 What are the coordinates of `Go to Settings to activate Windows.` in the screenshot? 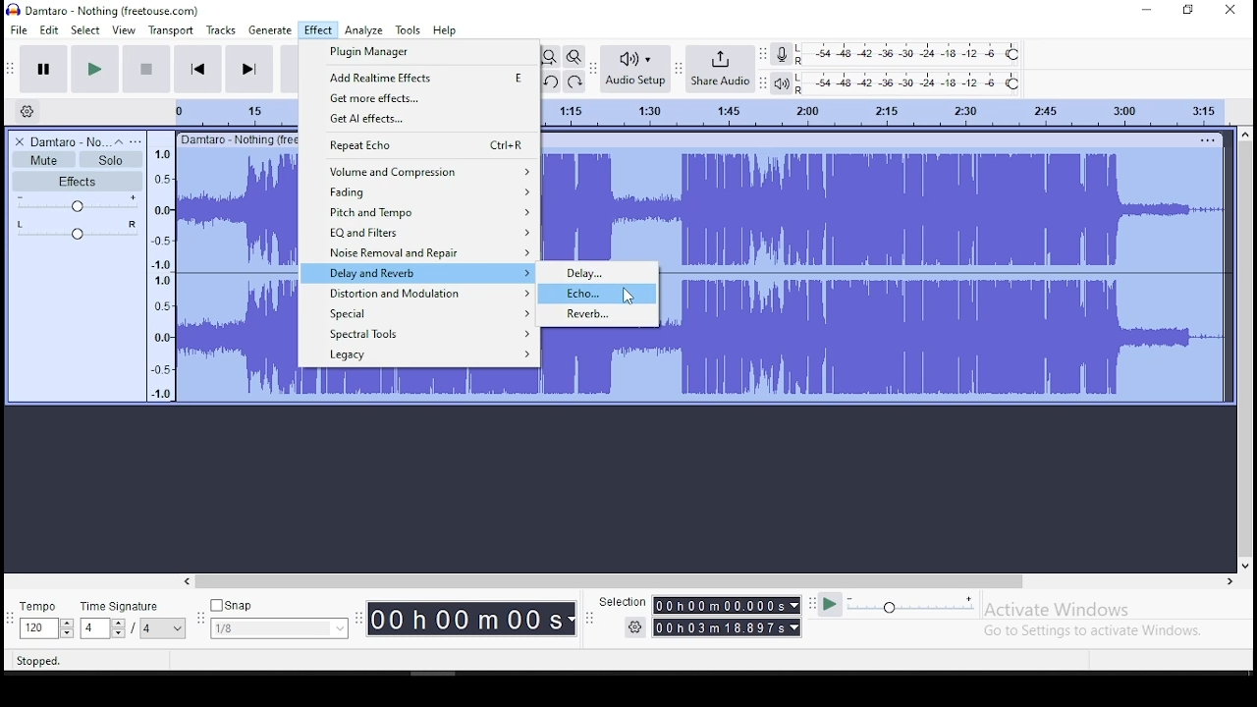 It's located at (1094, 632).